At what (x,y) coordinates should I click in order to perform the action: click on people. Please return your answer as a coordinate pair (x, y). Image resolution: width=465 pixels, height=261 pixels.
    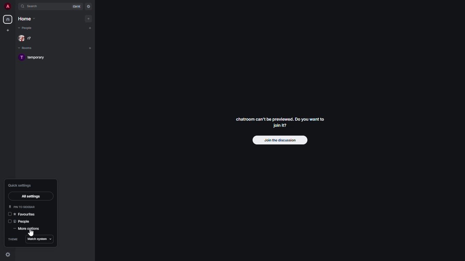
    Looking at the image, I should click on (26, 38).